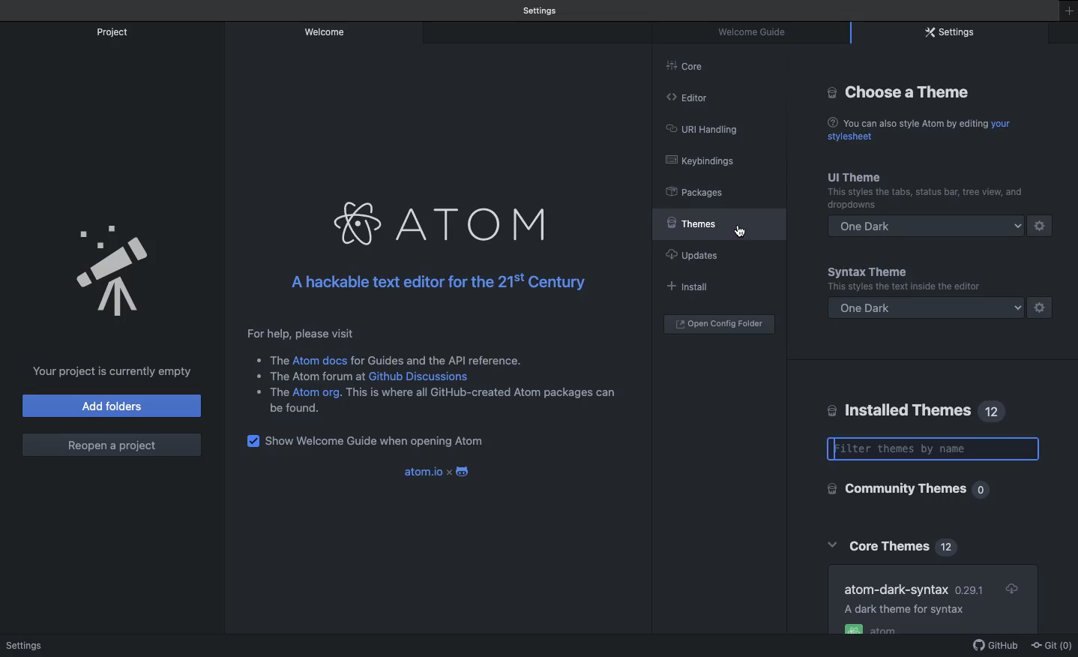  What do you see at coordinates (476, 223) in the screenshot?
I see `Atom` at bounding box center [476, 223].